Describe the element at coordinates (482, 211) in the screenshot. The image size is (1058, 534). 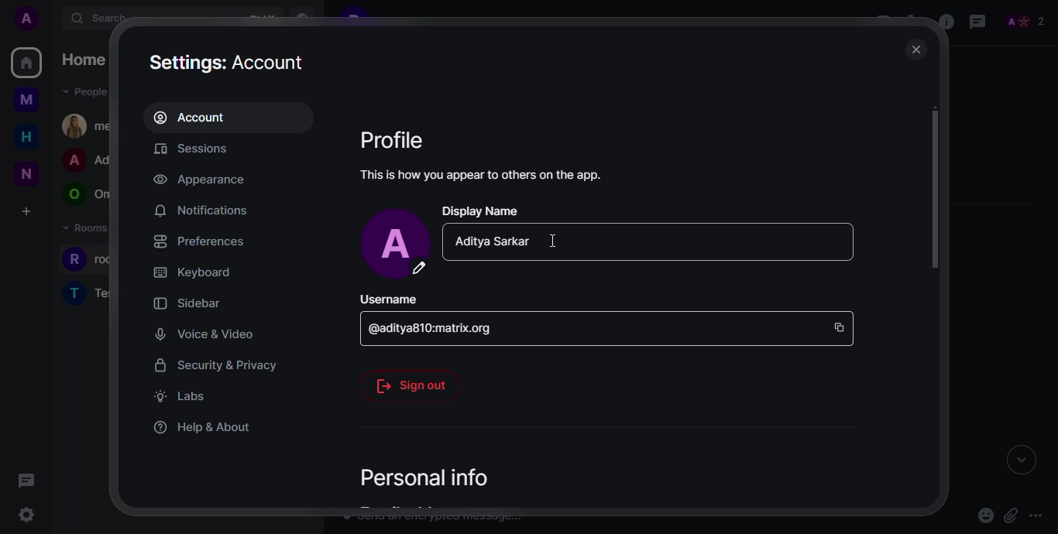
I see `display name` at that location.